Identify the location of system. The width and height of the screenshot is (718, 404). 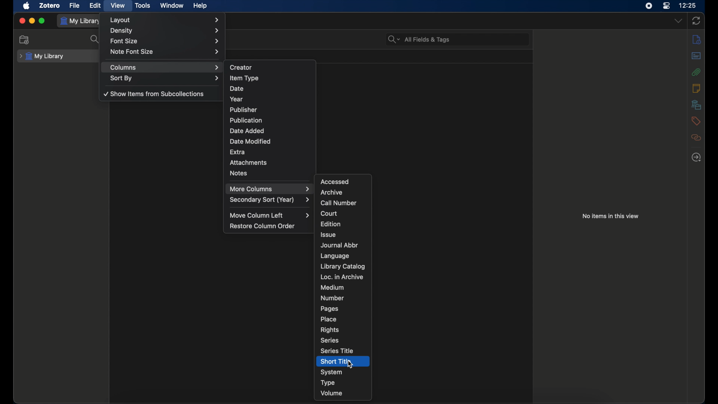
(332, 372).